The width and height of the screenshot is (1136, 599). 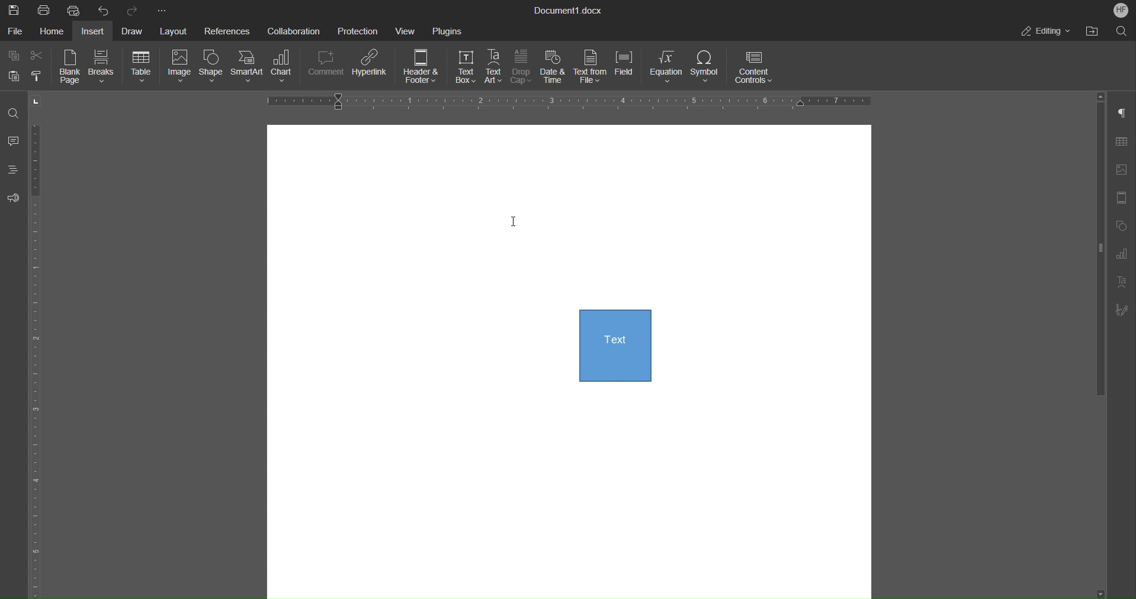 I want to click on Vertical scroll bar, so click(x=1098, y=253).